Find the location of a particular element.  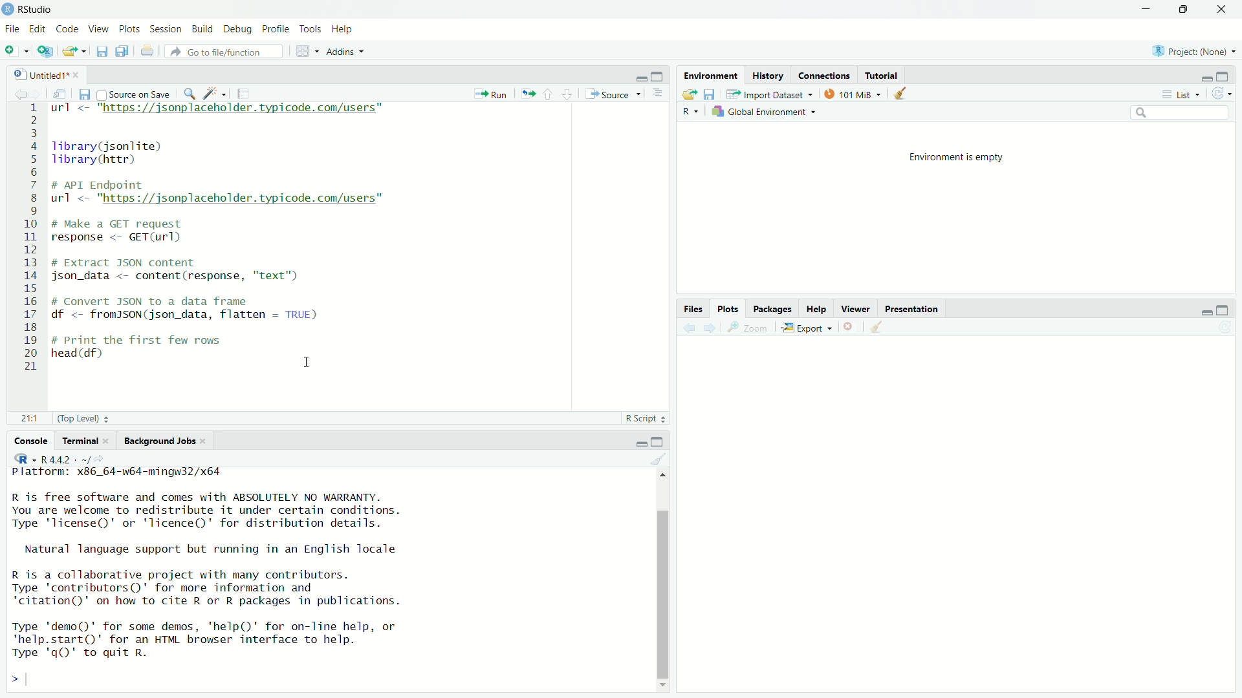

Viewer is located at coordinates (856, 310).